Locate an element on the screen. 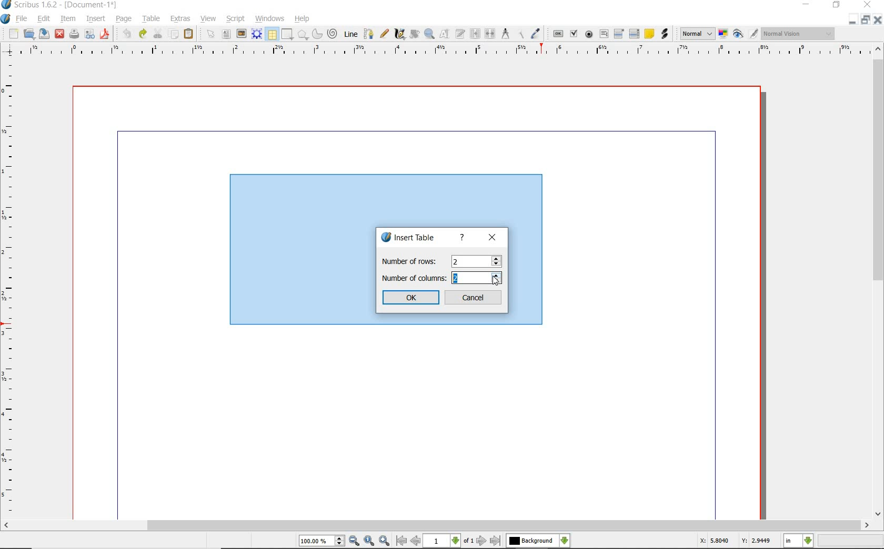  close is located at coordinates (491, 238).